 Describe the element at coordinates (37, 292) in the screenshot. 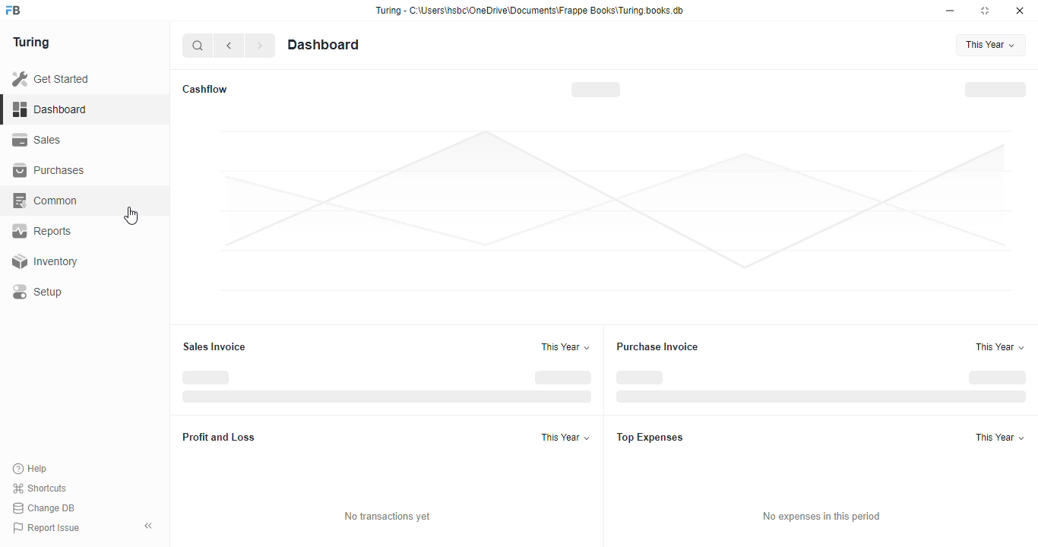

I see `setup` at that location.